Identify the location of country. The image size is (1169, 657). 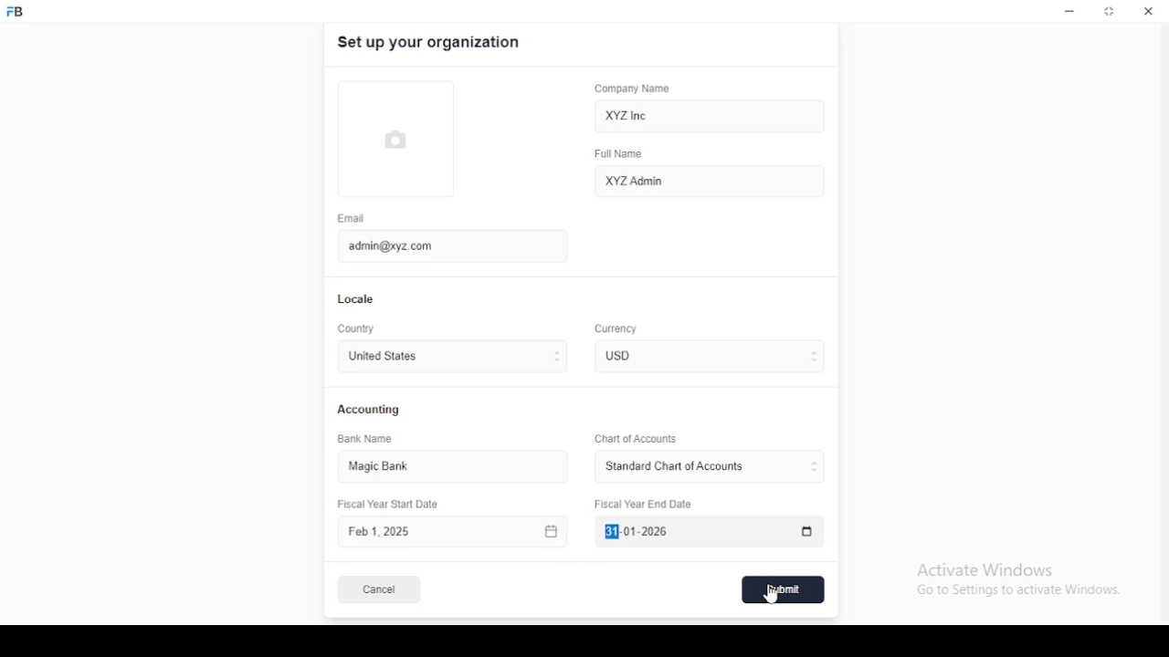
(358, 329).